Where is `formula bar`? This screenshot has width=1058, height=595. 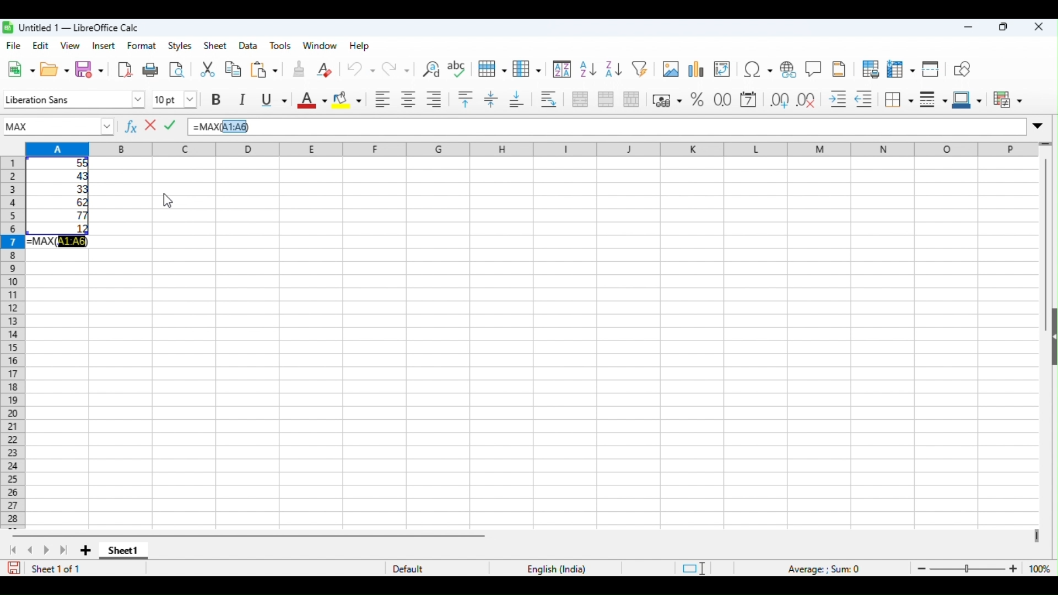 formula bar is located at coordinates (639, 127).